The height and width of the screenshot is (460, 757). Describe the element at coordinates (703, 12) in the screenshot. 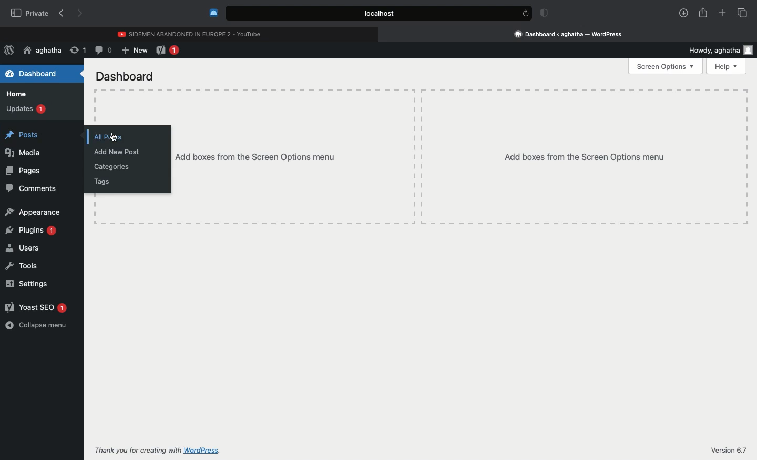

I see `Share` at that location.